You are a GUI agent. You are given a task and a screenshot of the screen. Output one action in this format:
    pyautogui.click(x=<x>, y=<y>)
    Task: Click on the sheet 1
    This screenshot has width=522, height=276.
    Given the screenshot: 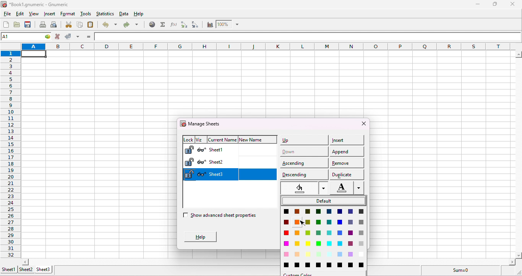 What is the action you would take?
    pyautogui.click(x=242, y=151)
    